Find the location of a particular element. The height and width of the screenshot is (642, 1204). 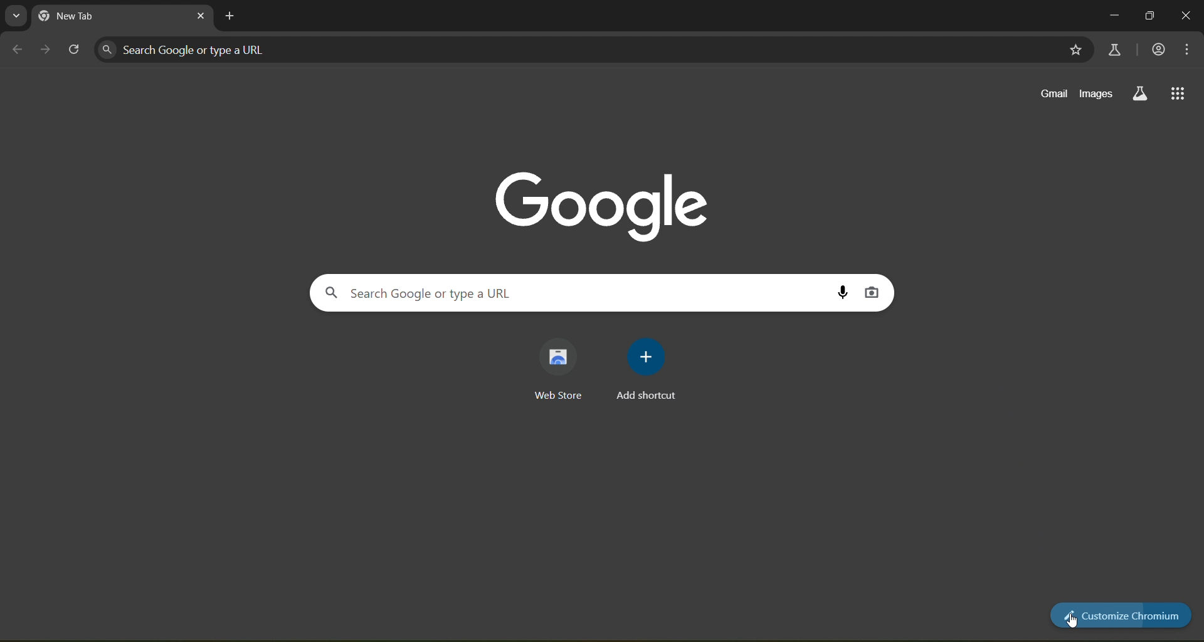

search labs is located at coordinates (1140, 93).